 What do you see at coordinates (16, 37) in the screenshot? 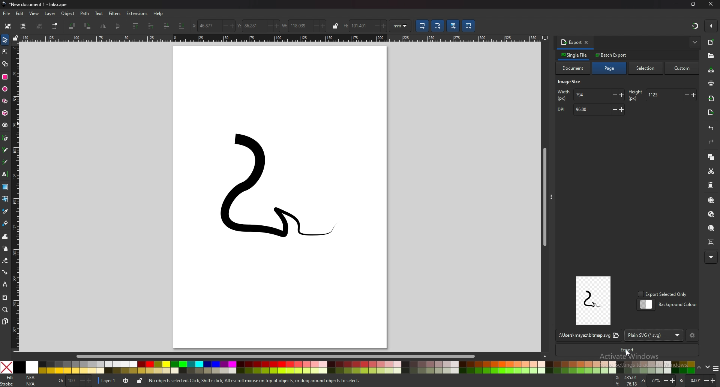
I see `lock guides` at bounding box center [16, 37].